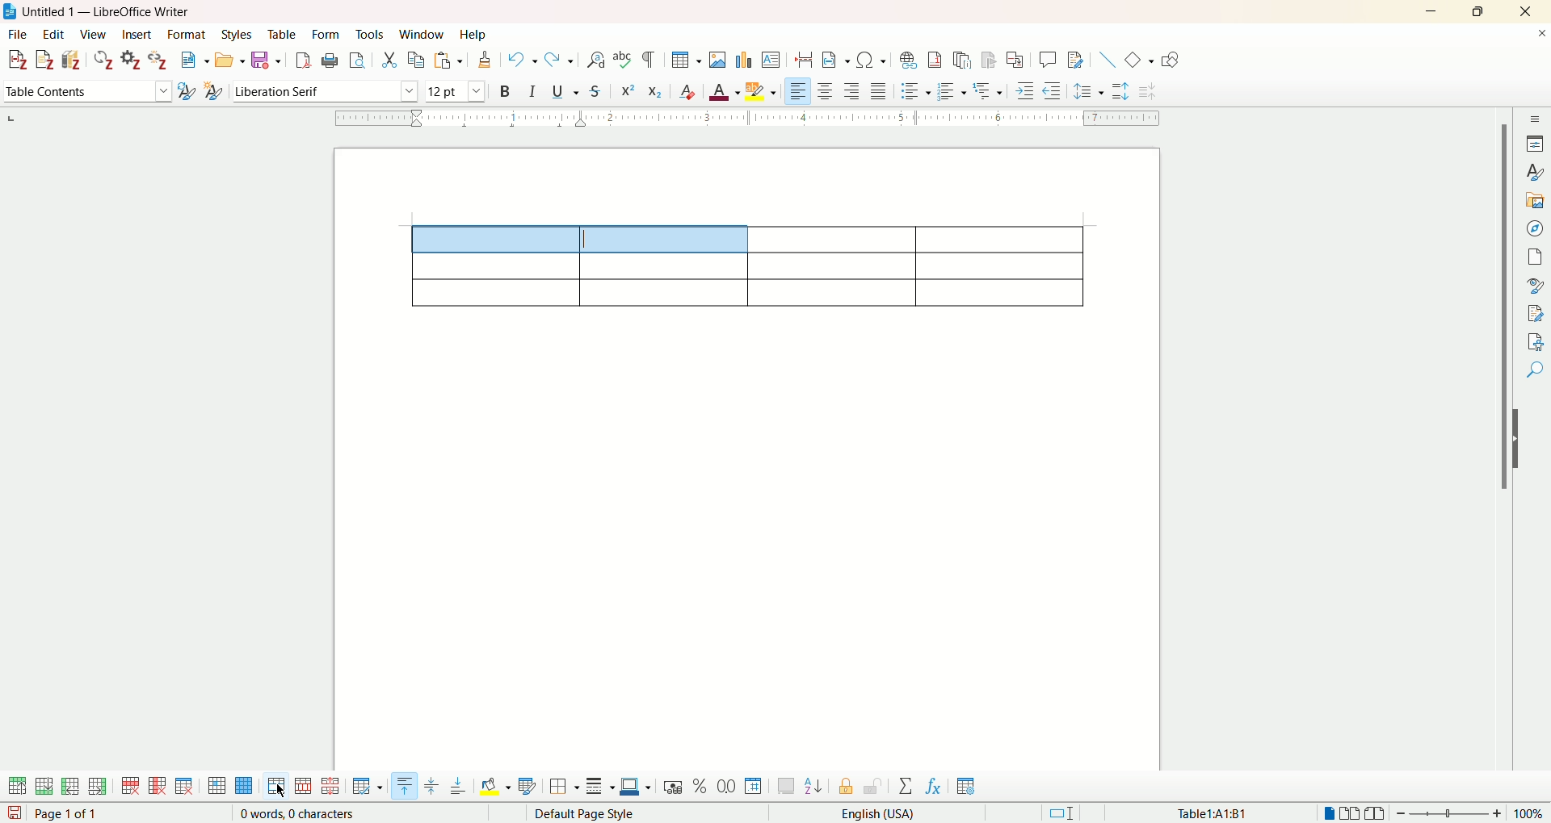  Describe the element at coordinates (655, 91) in the screenshot. I see `subscript` at that location.